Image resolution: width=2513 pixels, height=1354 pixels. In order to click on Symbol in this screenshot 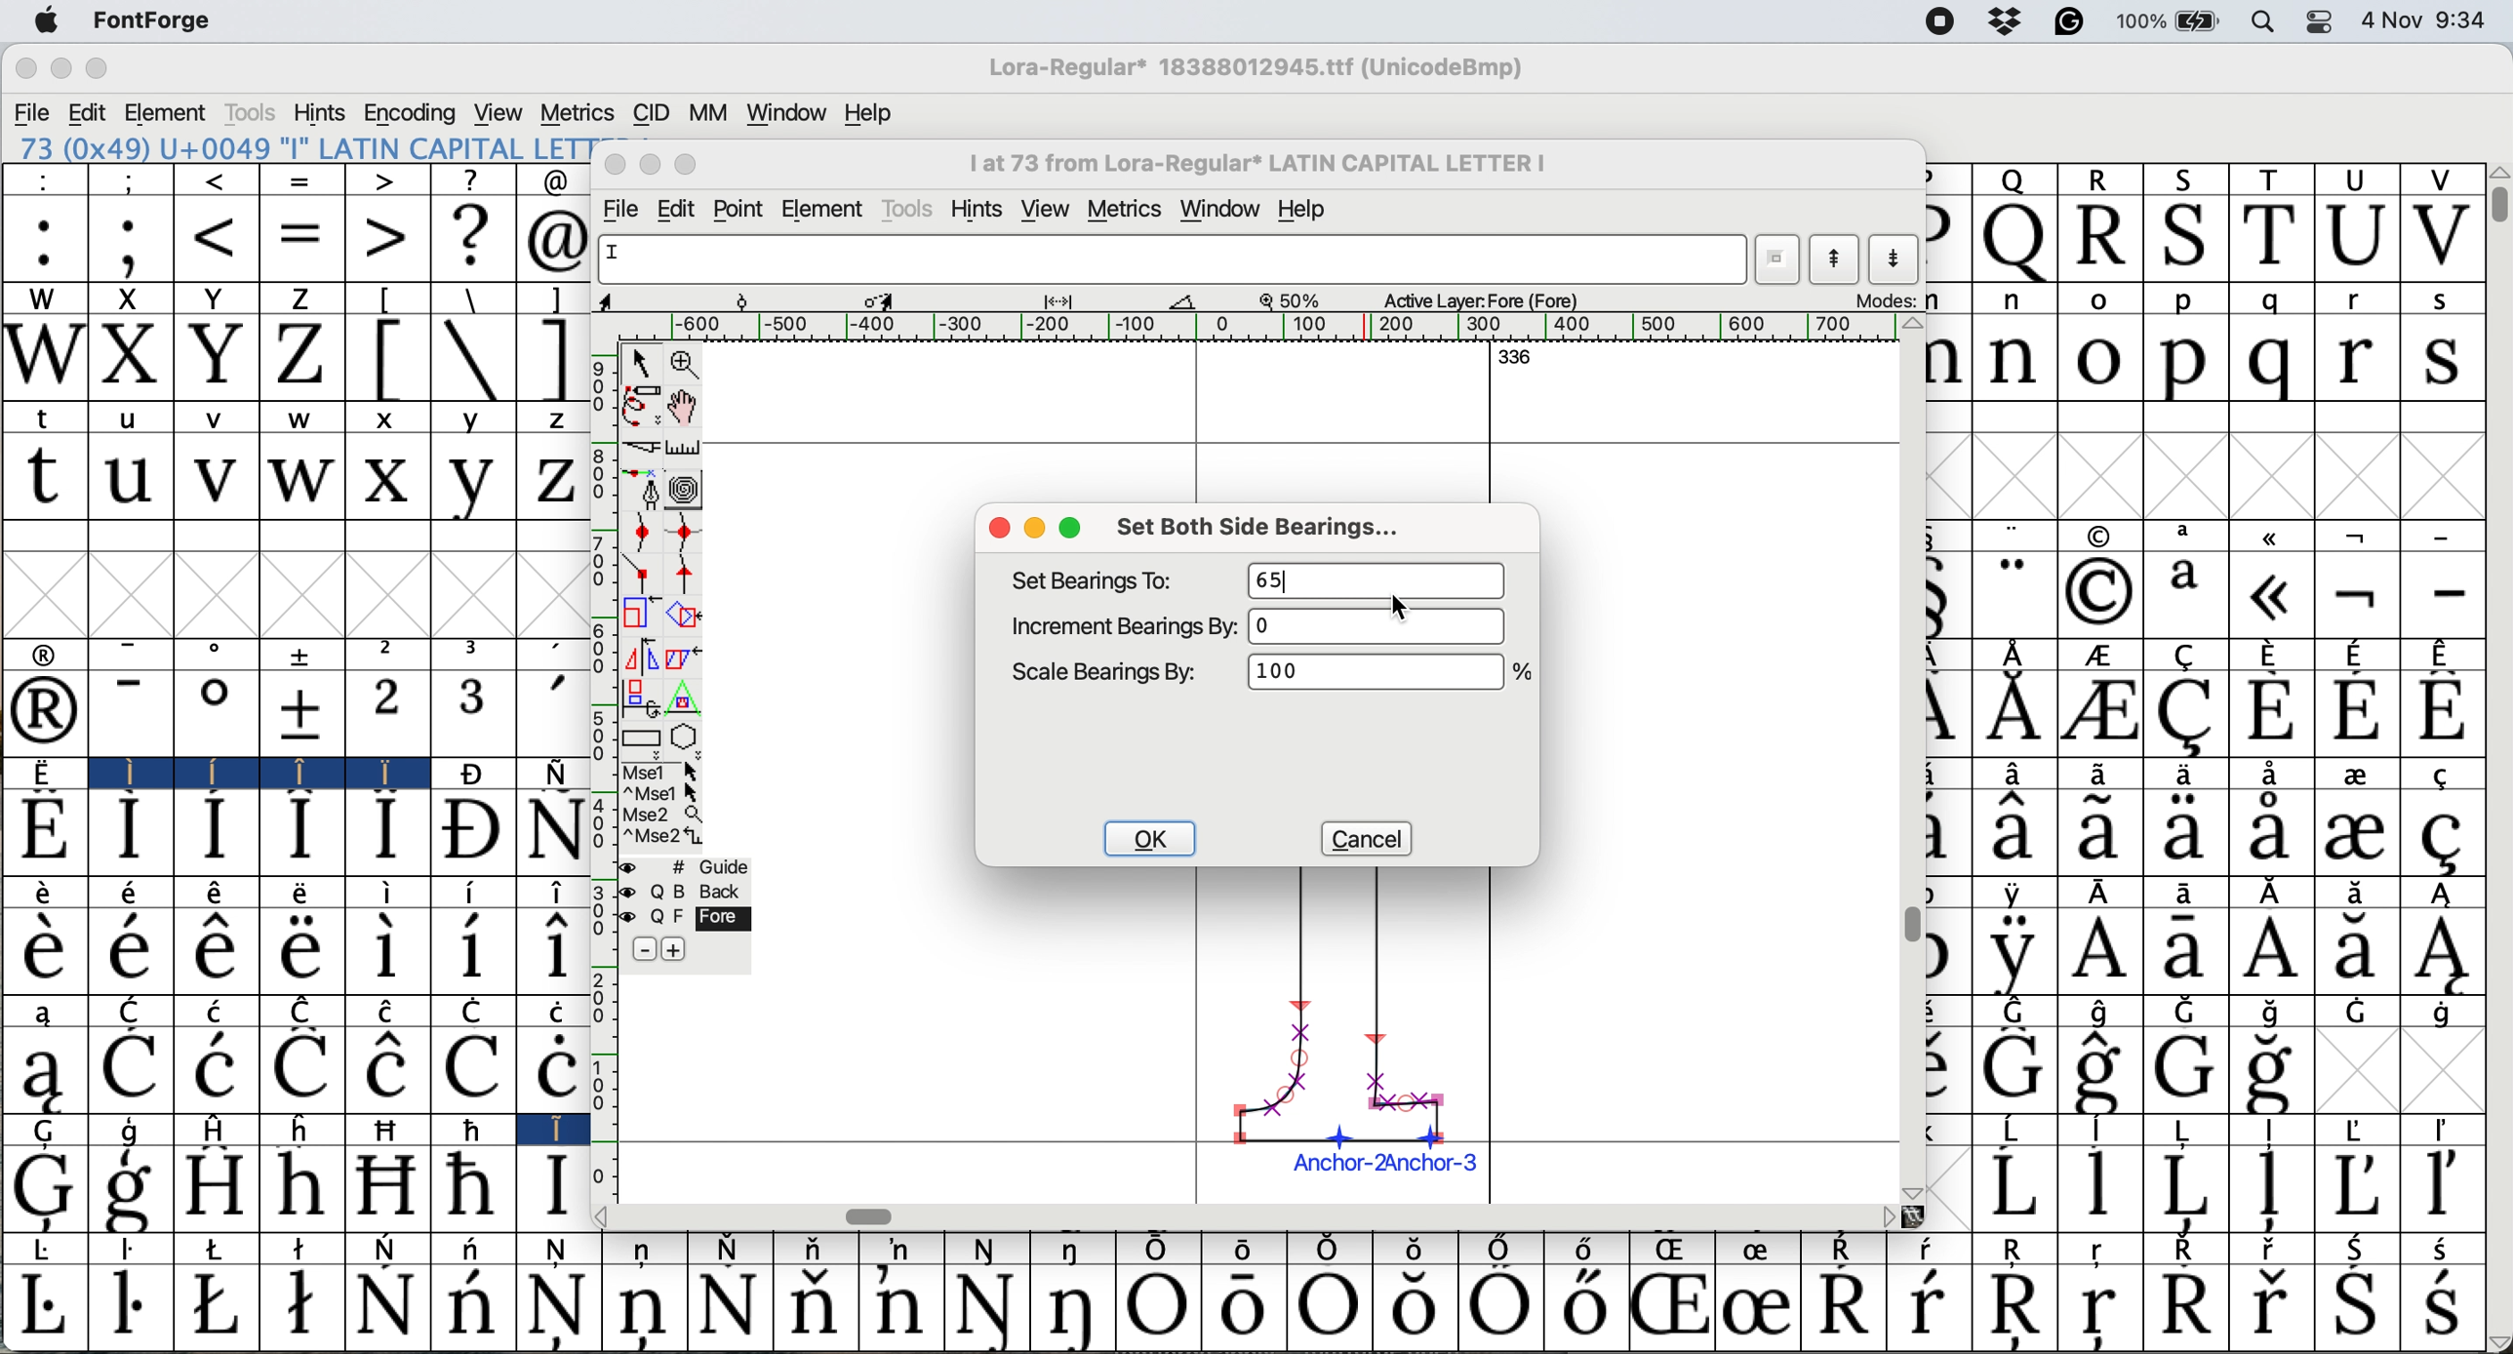, I will do `click(2010, 710)`.